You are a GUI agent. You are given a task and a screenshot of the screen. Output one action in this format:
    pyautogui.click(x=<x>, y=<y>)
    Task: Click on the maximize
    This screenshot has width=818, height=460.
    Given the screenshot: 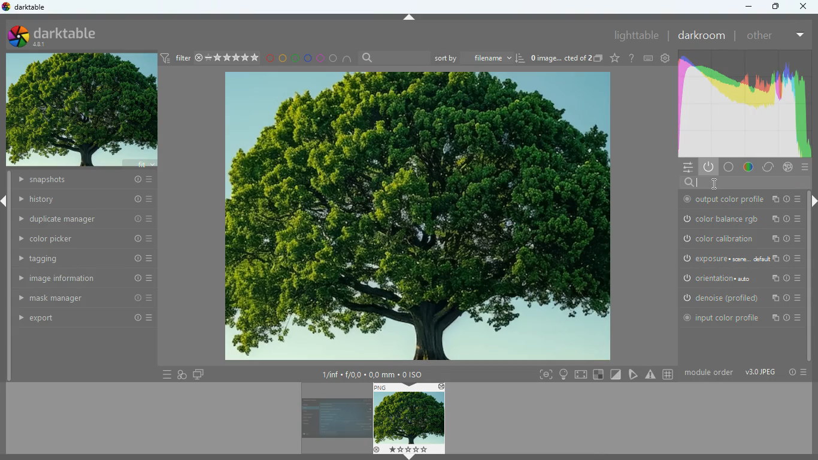 What is the action you would take?
    pyautogui.click(x=774, y=7)
    